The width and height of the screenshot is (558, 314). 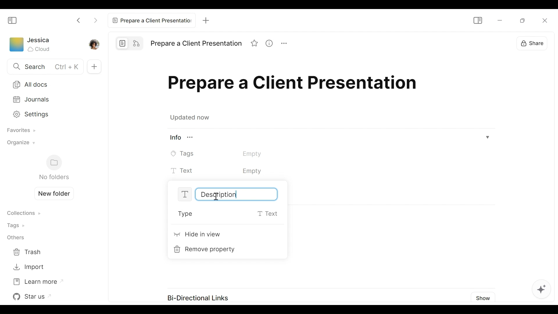 I want to click on Type, so click(x=229, y=214).